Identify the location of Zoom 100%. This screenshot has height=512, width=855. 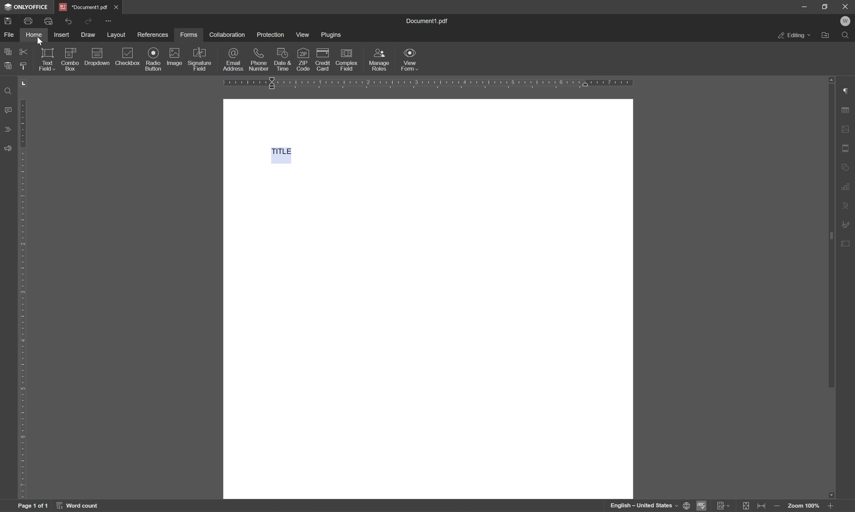
(804, 506).